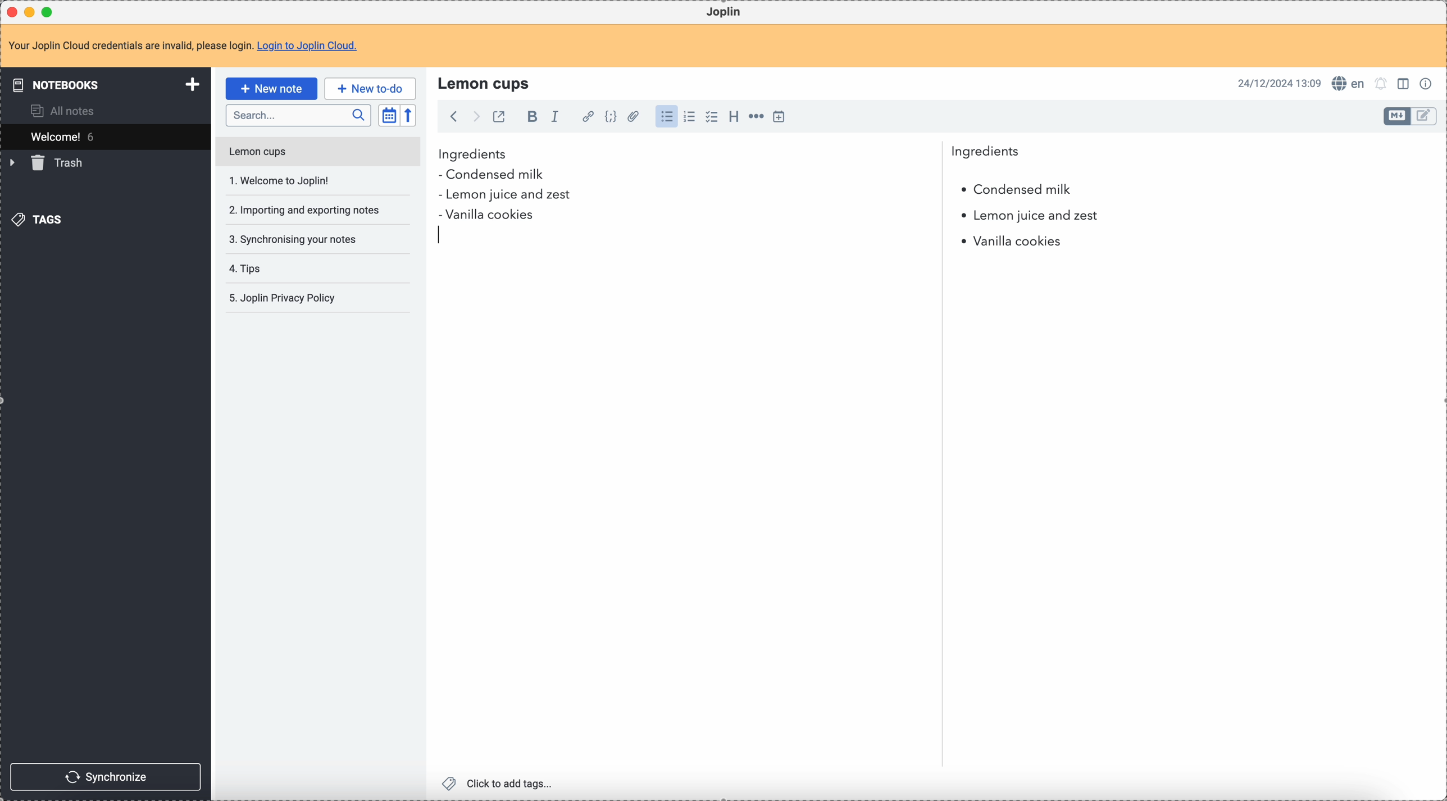  Describe the element at coordinates (108, 84) in the screenshot. I see `notebooks` at that location.